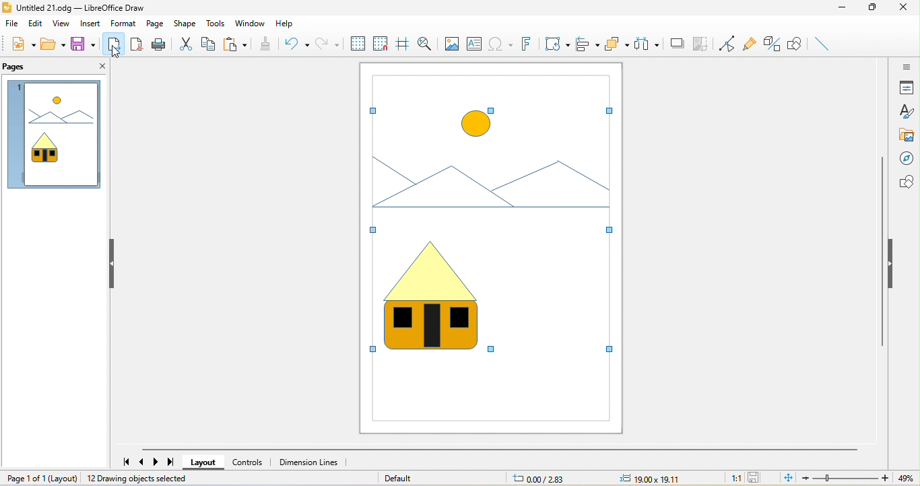  What do you see at coordinates (124, 24) in the screenshot?
I see `format` at bounding box center [124, 24].